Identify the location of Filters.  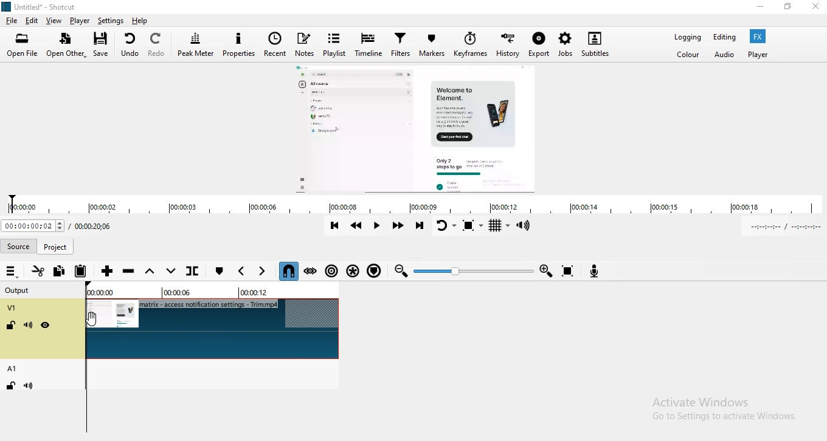
(401, 44).